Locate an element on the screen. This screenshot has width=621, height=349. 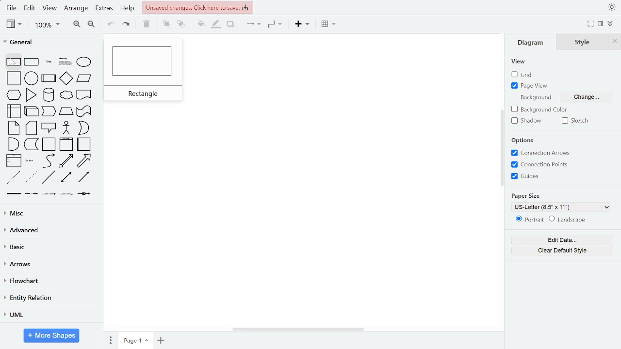
vertical scrollbar is located at coordinates (502, 147).